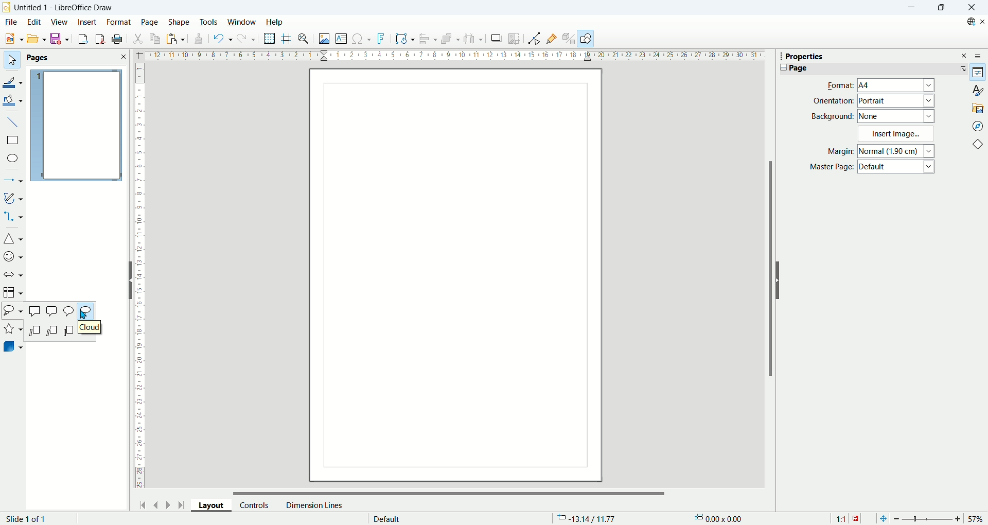  Describe the element at coordinates (961, 68) in the screenshot. I see `More Options` at that location.